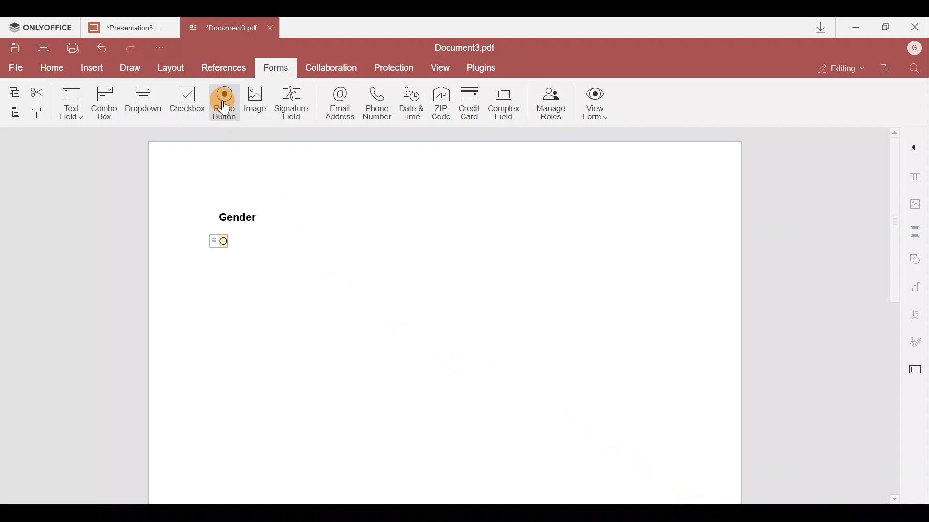 The height and width of the screenshot is (522, 929). I want to click on Copy style, so click(41, 112).